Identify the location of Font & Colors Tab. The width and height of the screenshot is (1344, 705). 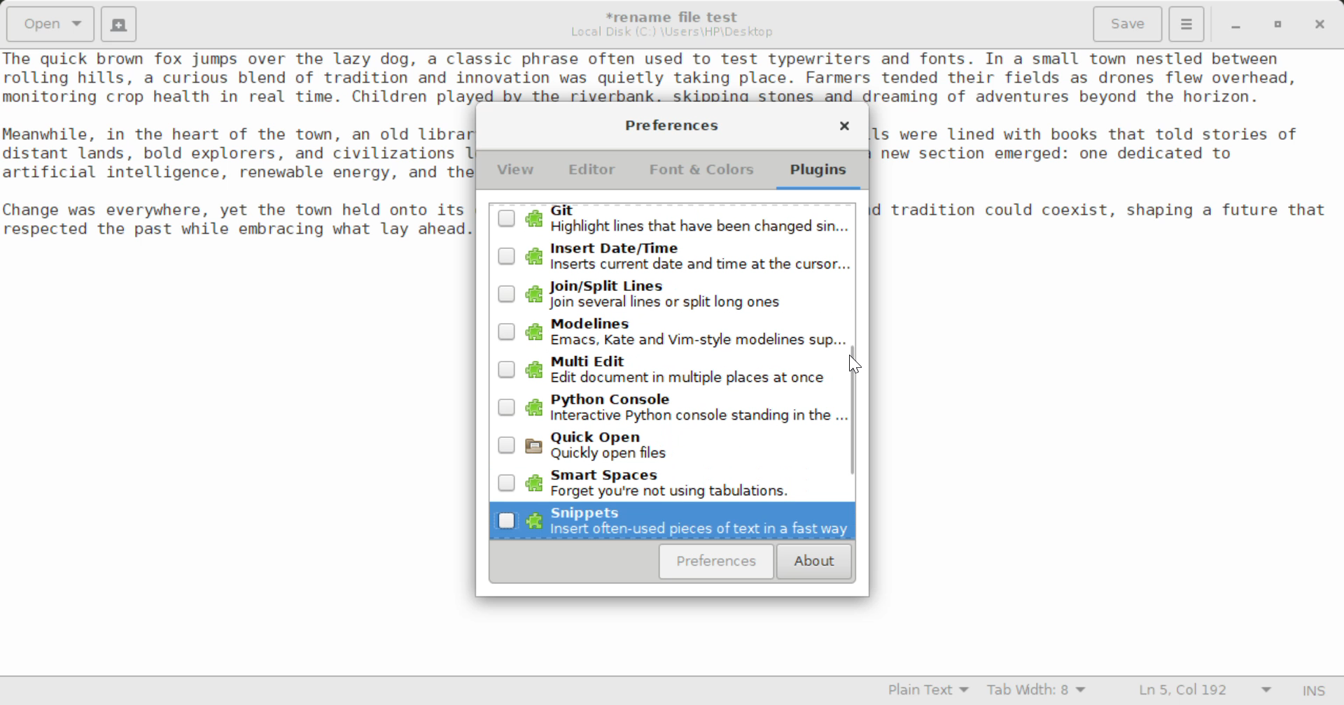
(701, 175).